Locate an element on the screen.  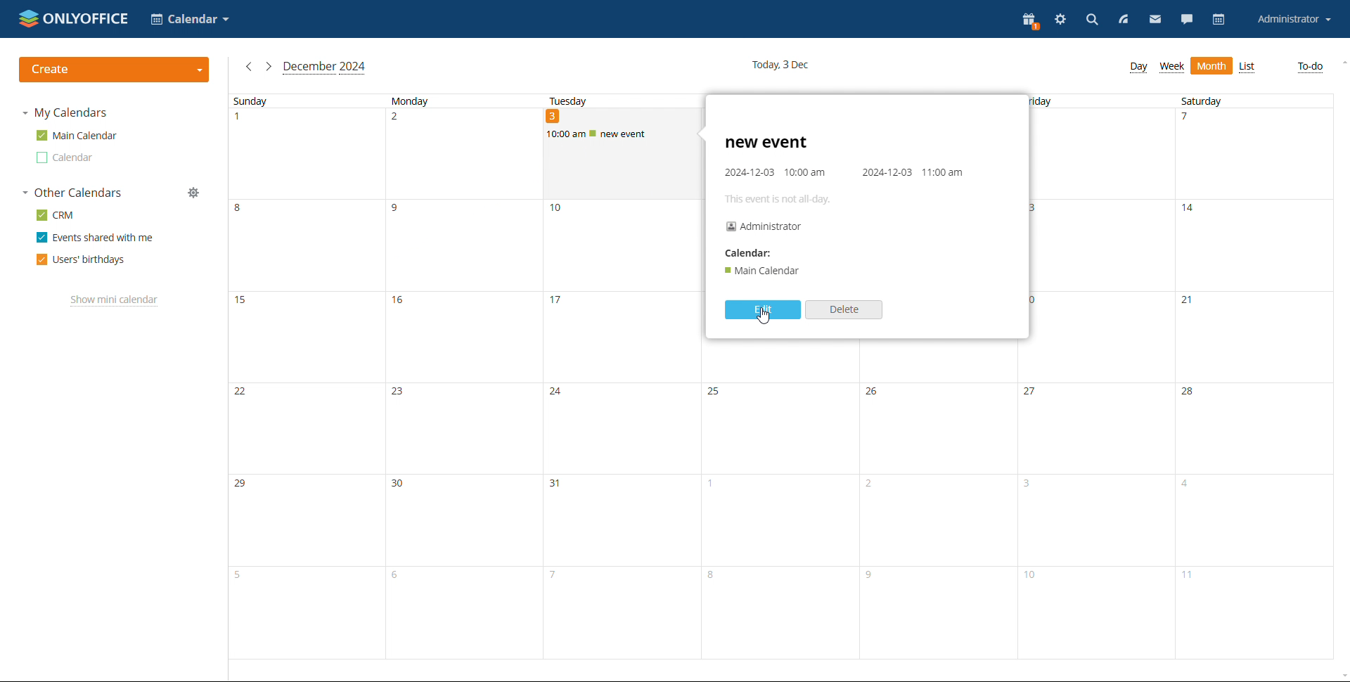
month view is located at coordinates (1211, 66).